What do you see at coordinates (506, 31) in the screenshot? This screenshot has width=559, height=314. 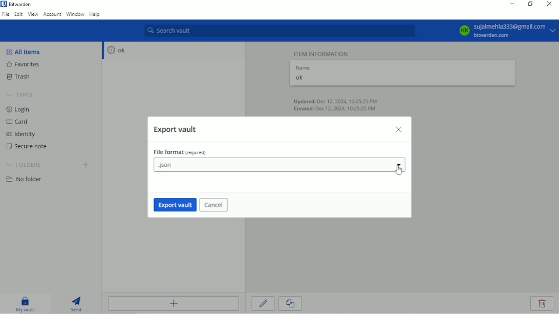 I see `KK sujalmehla333@gmail.com       bitwarden.com` at bounding box center [506, 31].